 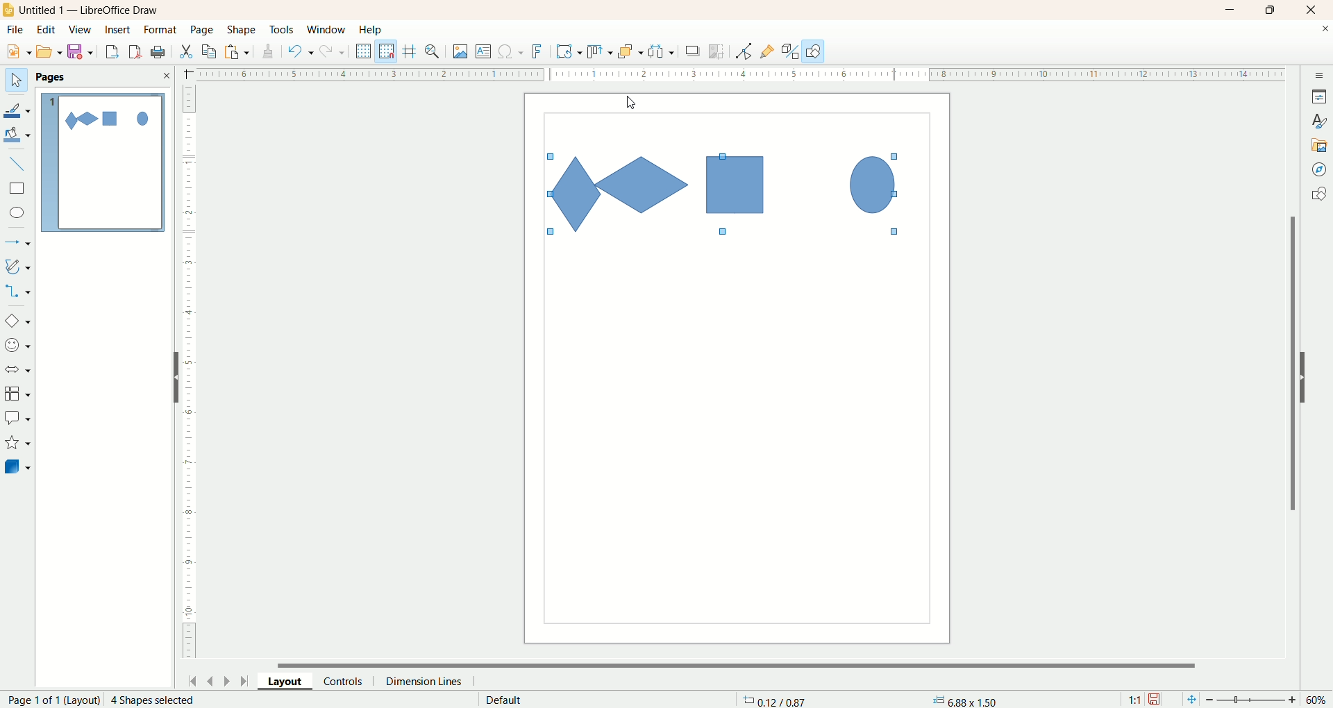 What do you see at coordinates (47, 31) in the screenshot?
I see `edit` at bounding box center [47, 31].